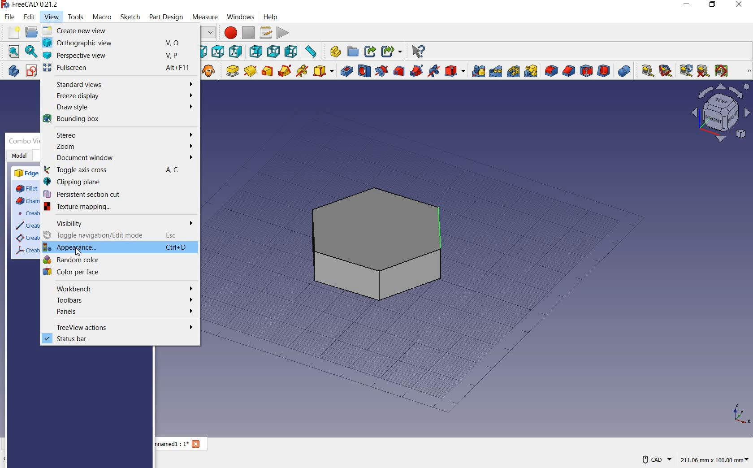  I want to click on shape (object), so click(372, 243).